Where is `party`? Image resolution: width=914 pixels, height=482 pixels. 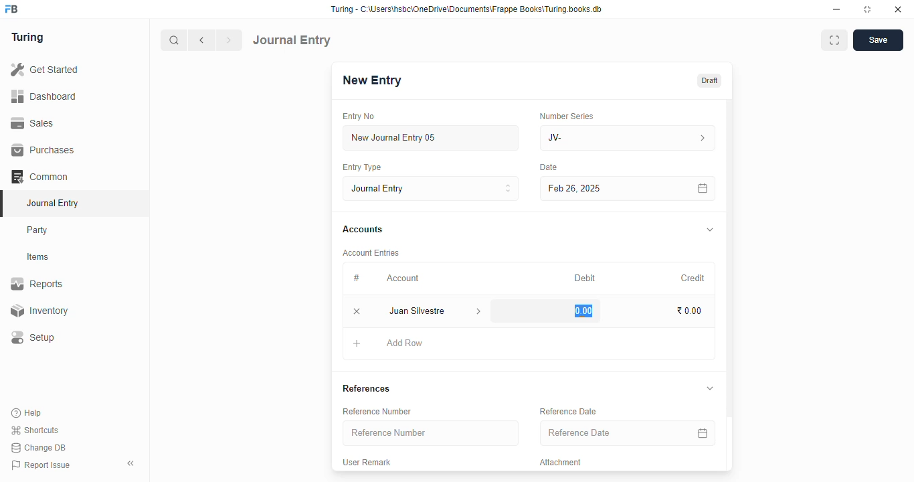 party is located at coordinates (39, 230).